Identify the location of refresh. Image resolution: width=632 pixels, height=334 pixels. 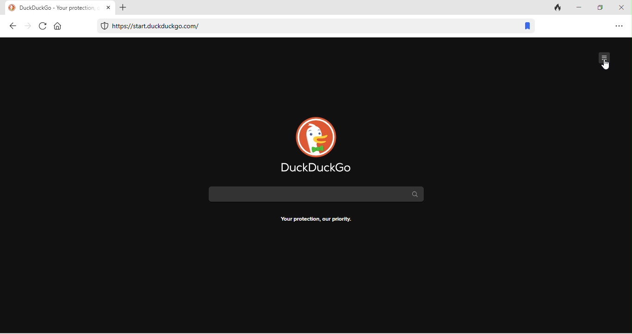
(42, 26).